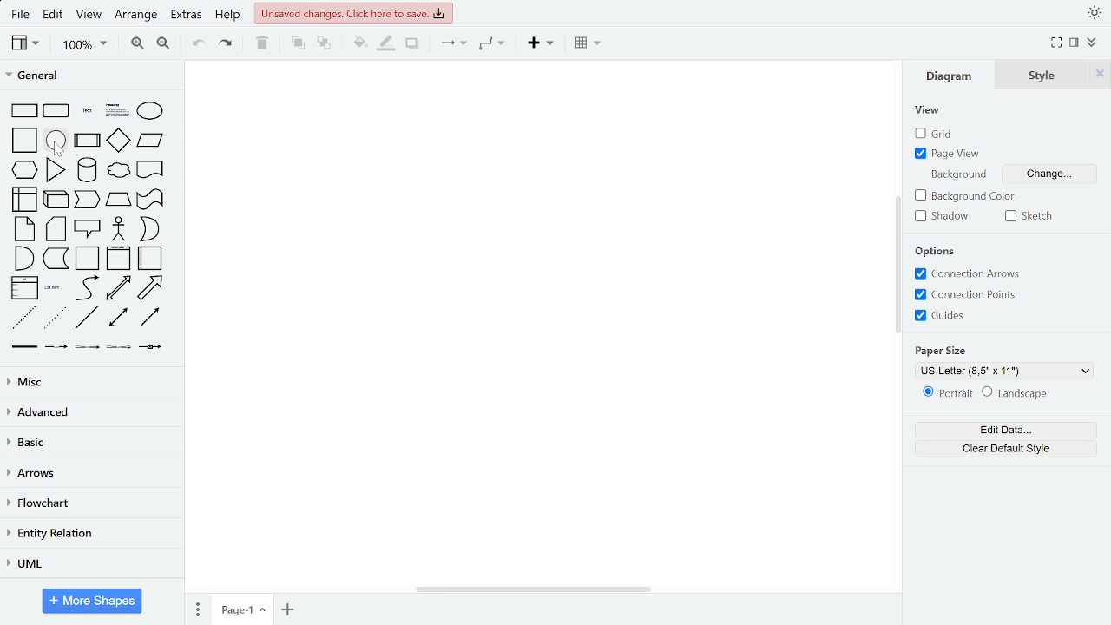 The height and width of the screenshot is (625, 1111). What do you see at coordinates (1000, 431) in the screenshot?
I see `edit data` at bounding box center [1000, 431].